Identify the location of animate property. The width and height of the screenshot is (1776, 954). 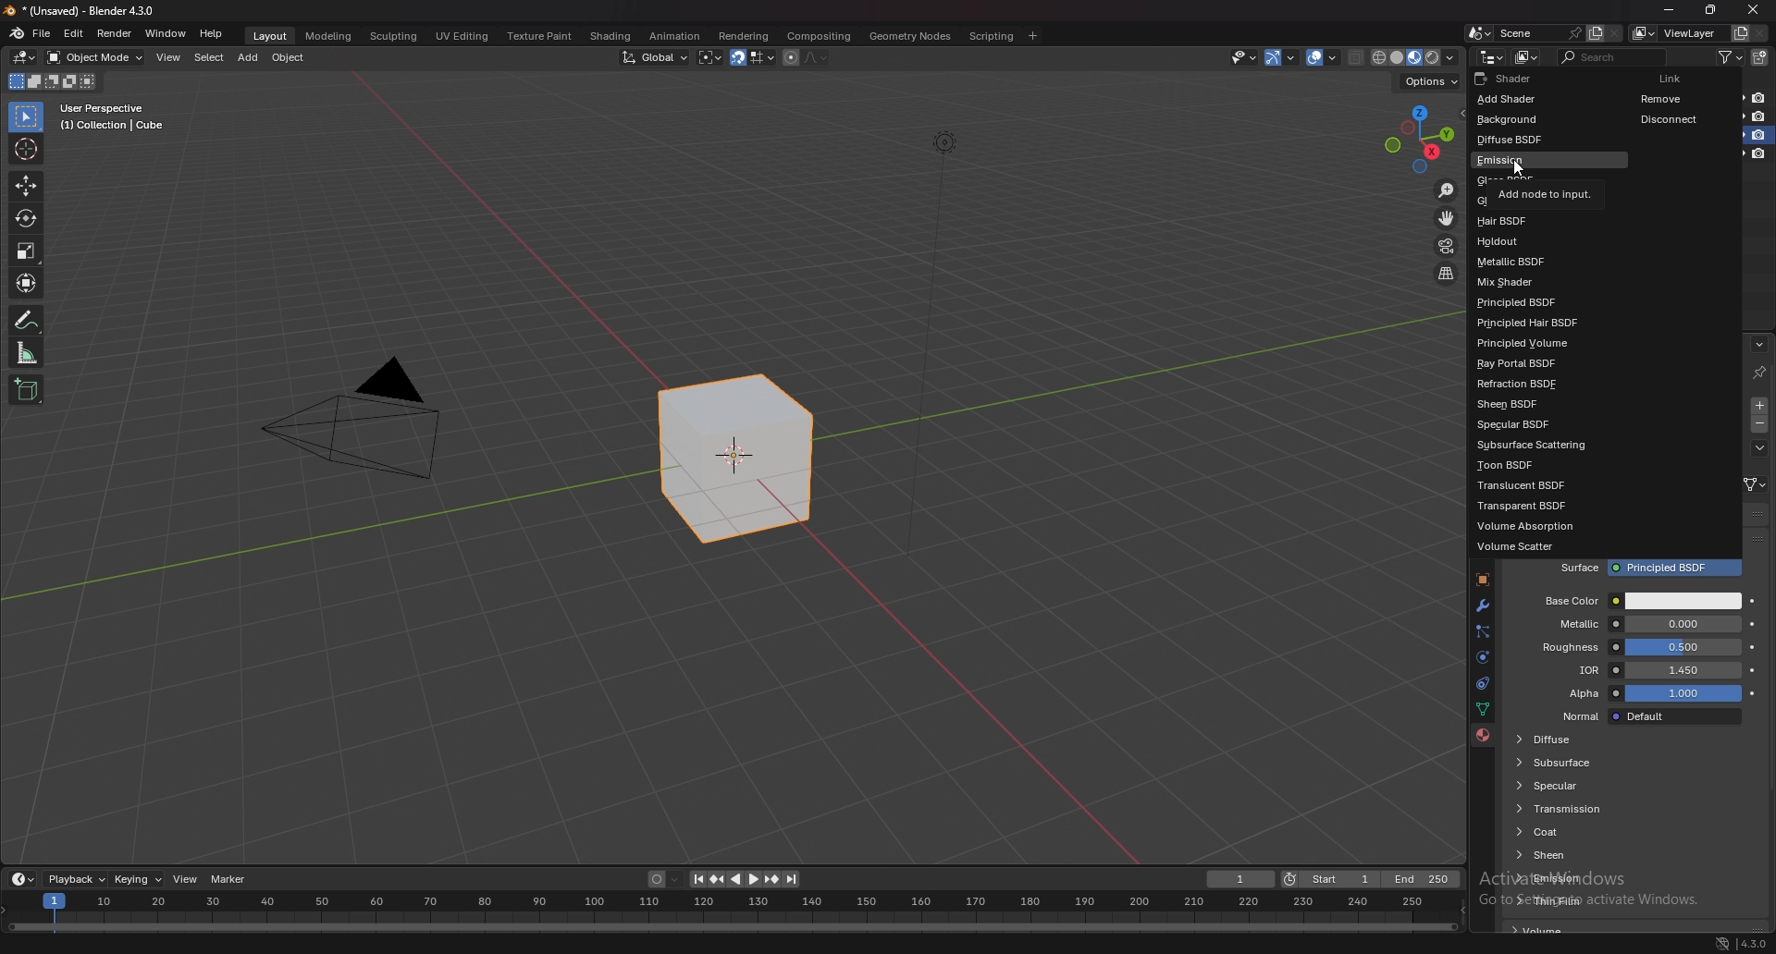
(1751, 669).